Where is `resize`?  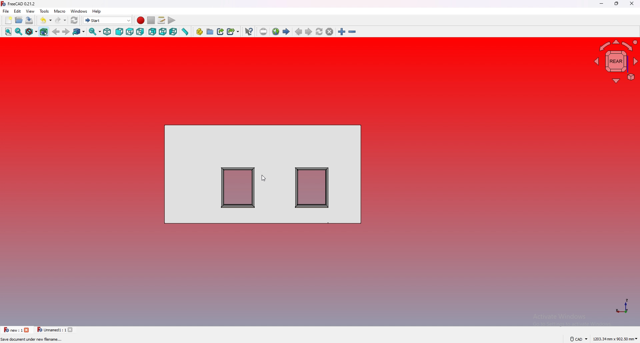 resize is located at coordinates (616, 4).